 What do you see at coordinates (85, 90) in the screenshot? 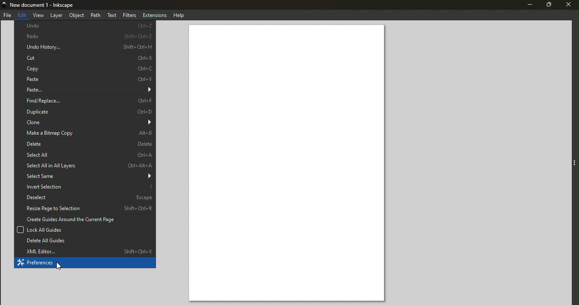
I see `Paste` at bounding box center [85, 90].